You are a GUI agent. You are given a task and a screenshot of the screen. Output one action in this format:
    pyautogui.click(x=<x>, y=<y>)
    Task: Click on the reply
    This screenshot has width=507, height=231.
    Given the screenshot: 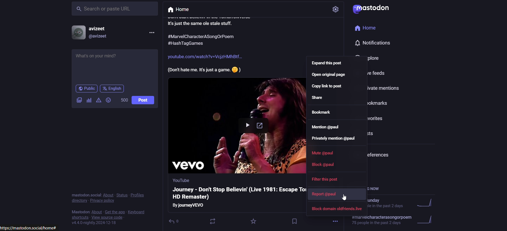 What is the action you would take?
    pyautogui.click(x=177, y=221)
    